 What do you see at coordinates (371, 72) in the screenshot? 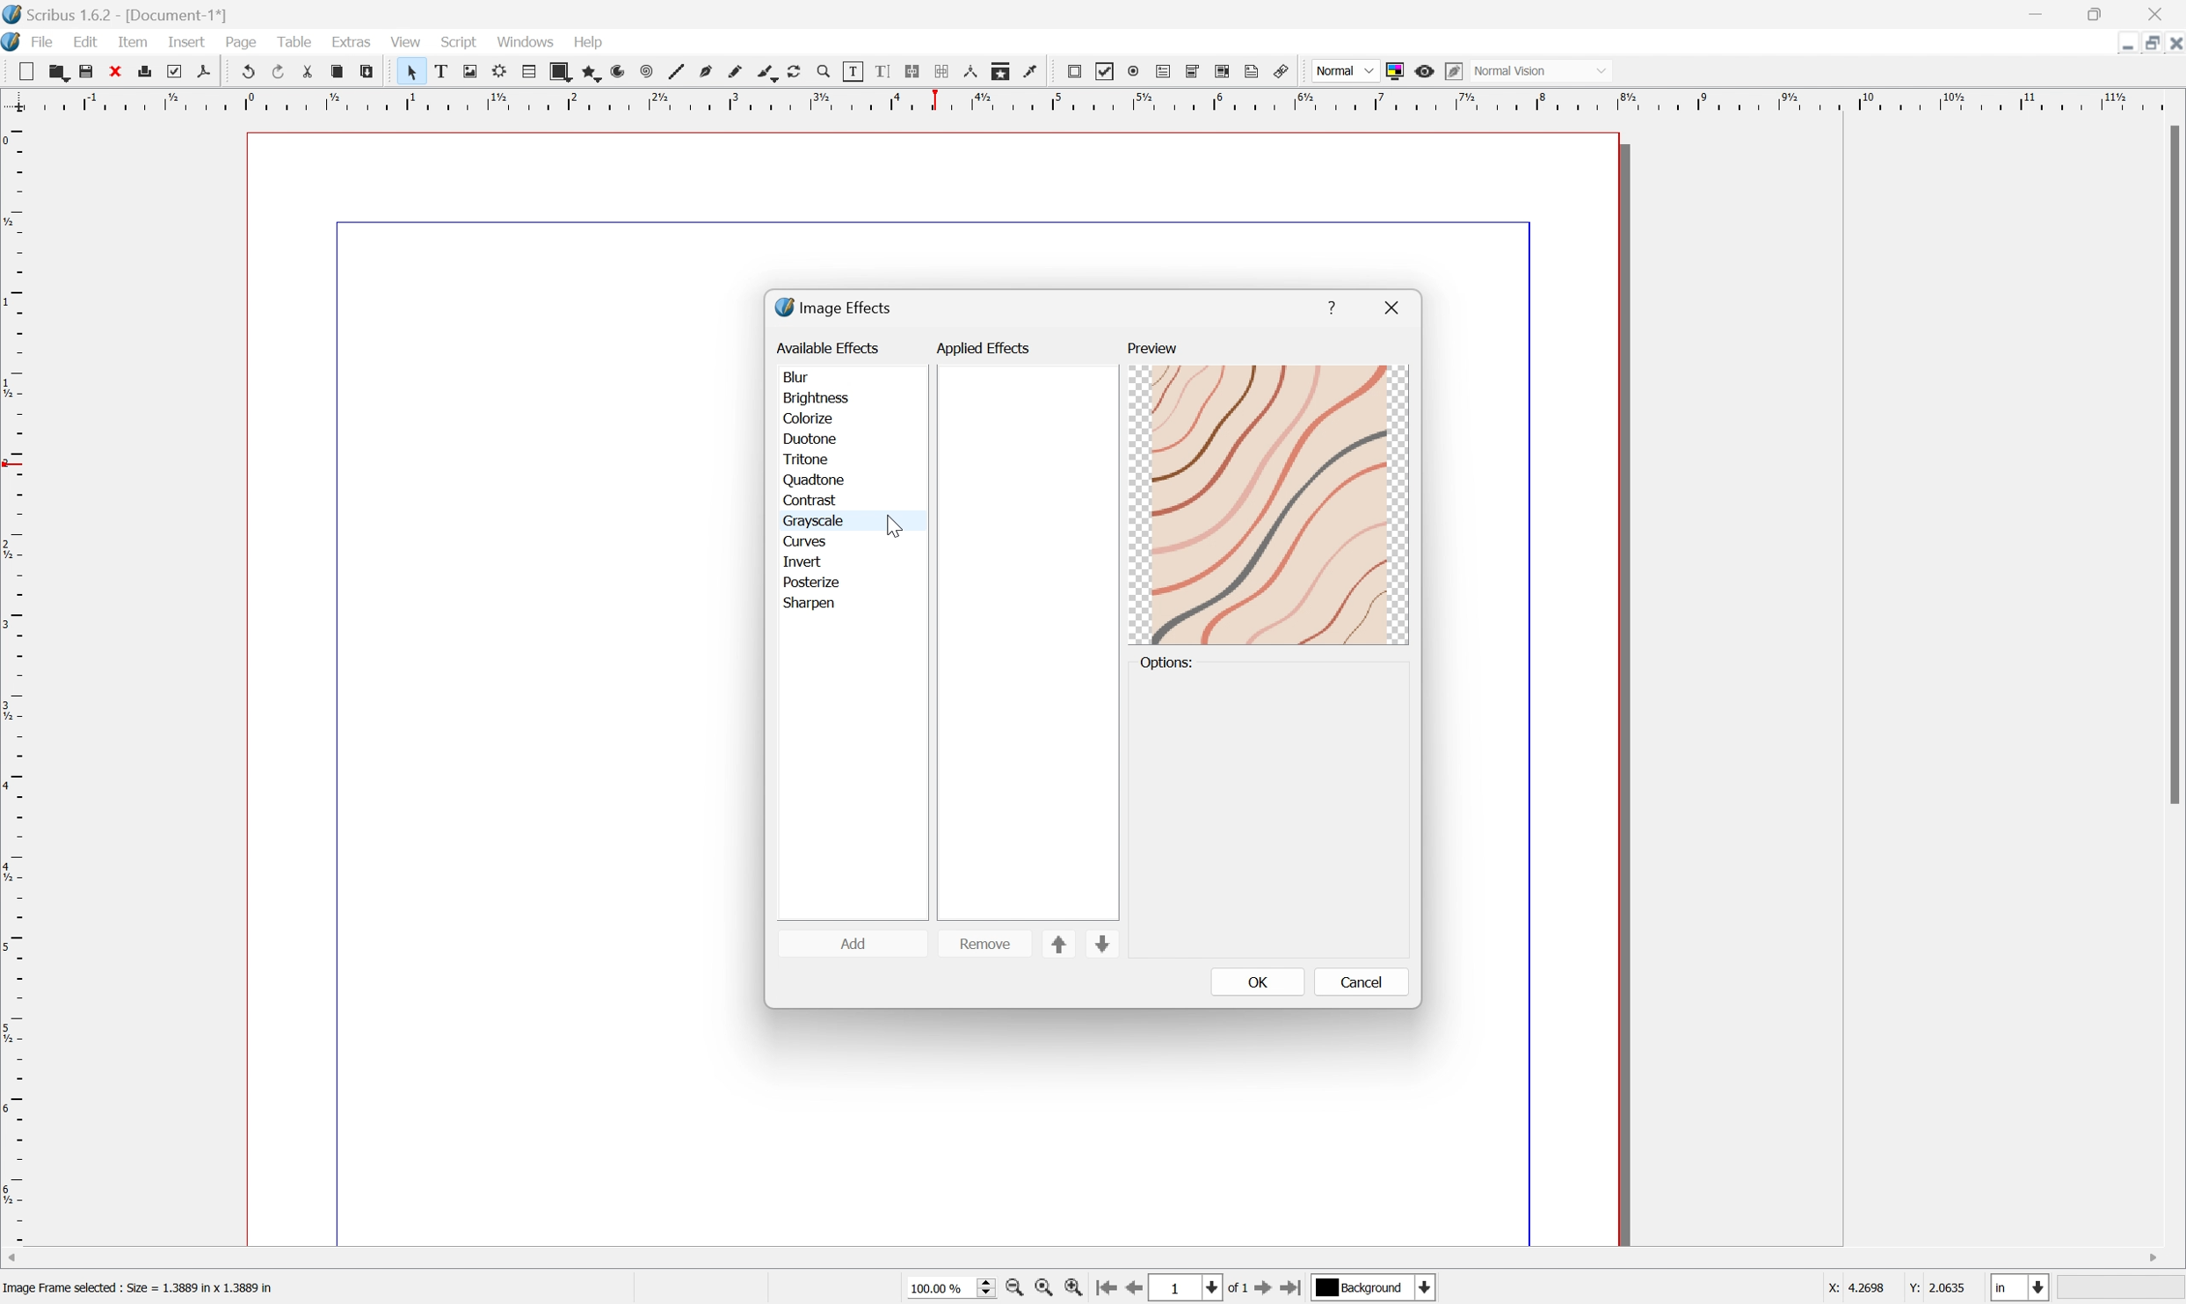
I see `Paste` at bounding box center [371, 72].